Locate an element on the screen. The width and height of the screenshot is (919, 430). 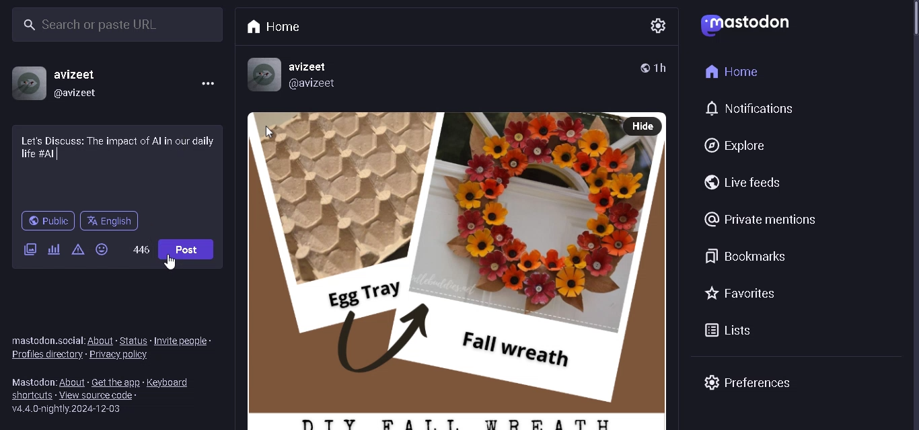
MENU is located at coordinates (205, 85).